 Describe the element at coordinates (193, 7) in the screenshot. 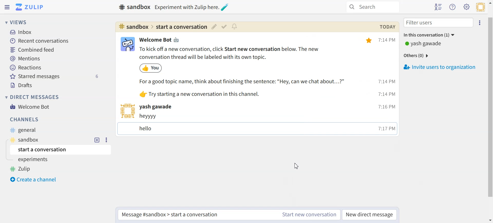

I see `` at that location.